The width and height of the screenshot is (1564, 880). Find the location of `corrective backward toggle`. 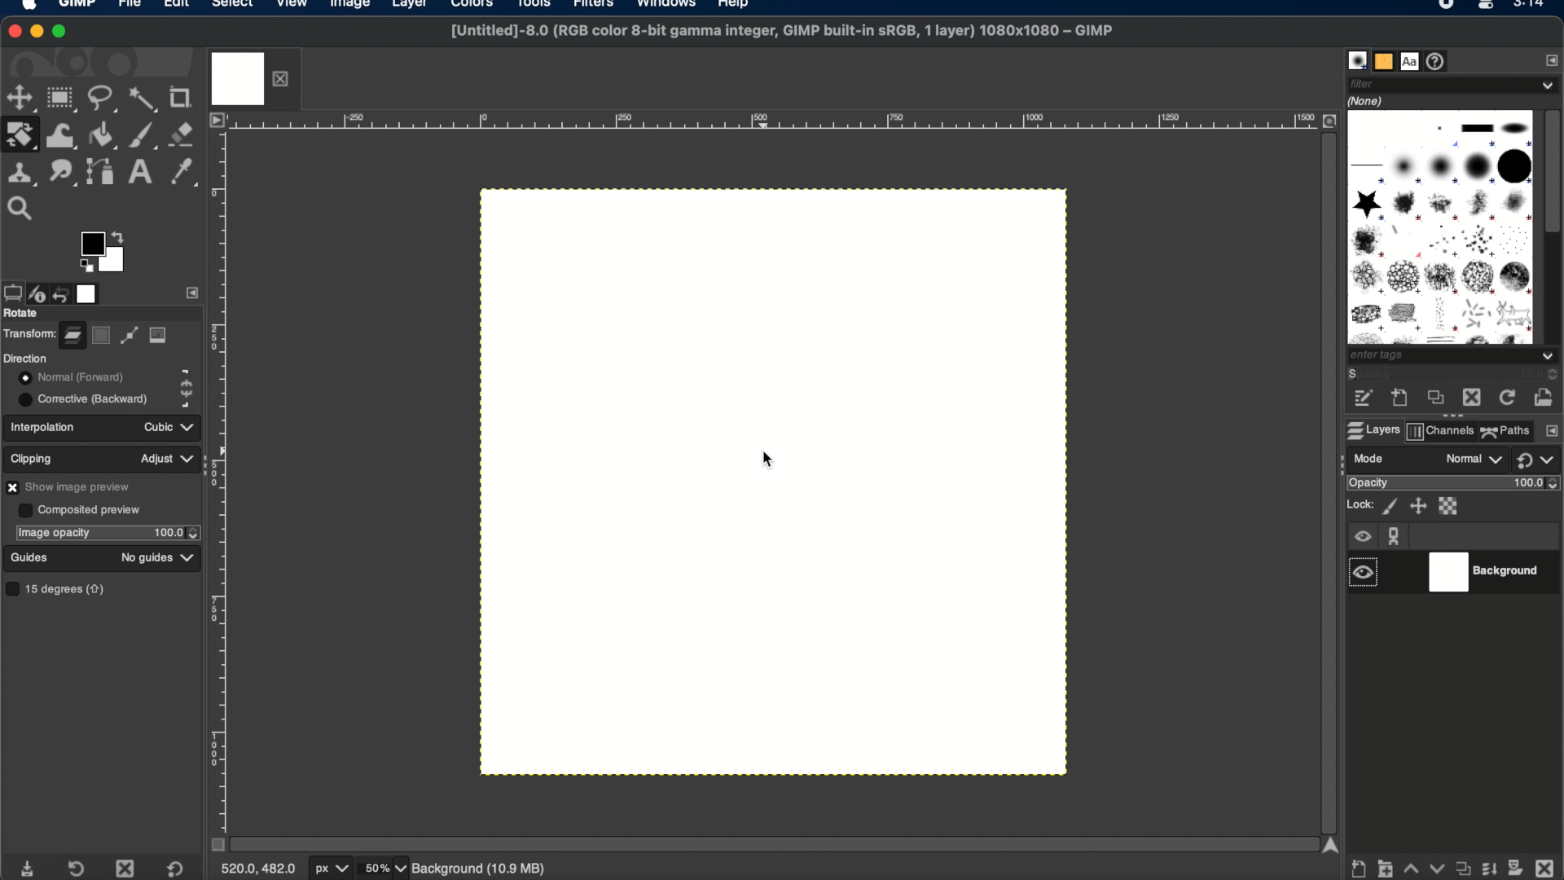

corrective backward toggle is located at coordinates (85, 398).